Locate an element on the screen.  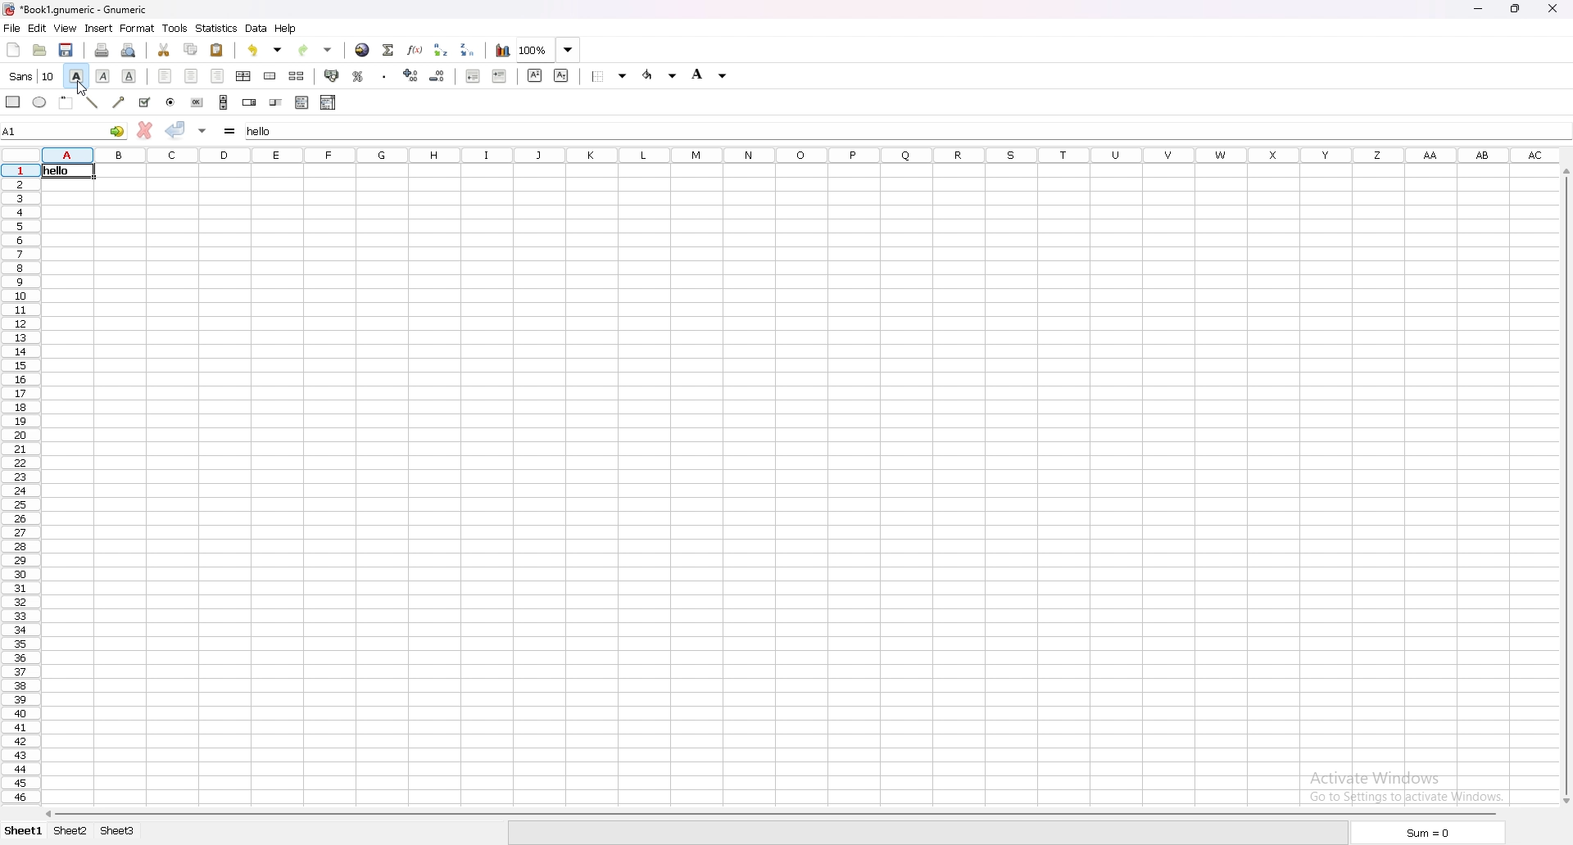
print preview is located at coordinates (128, 51).